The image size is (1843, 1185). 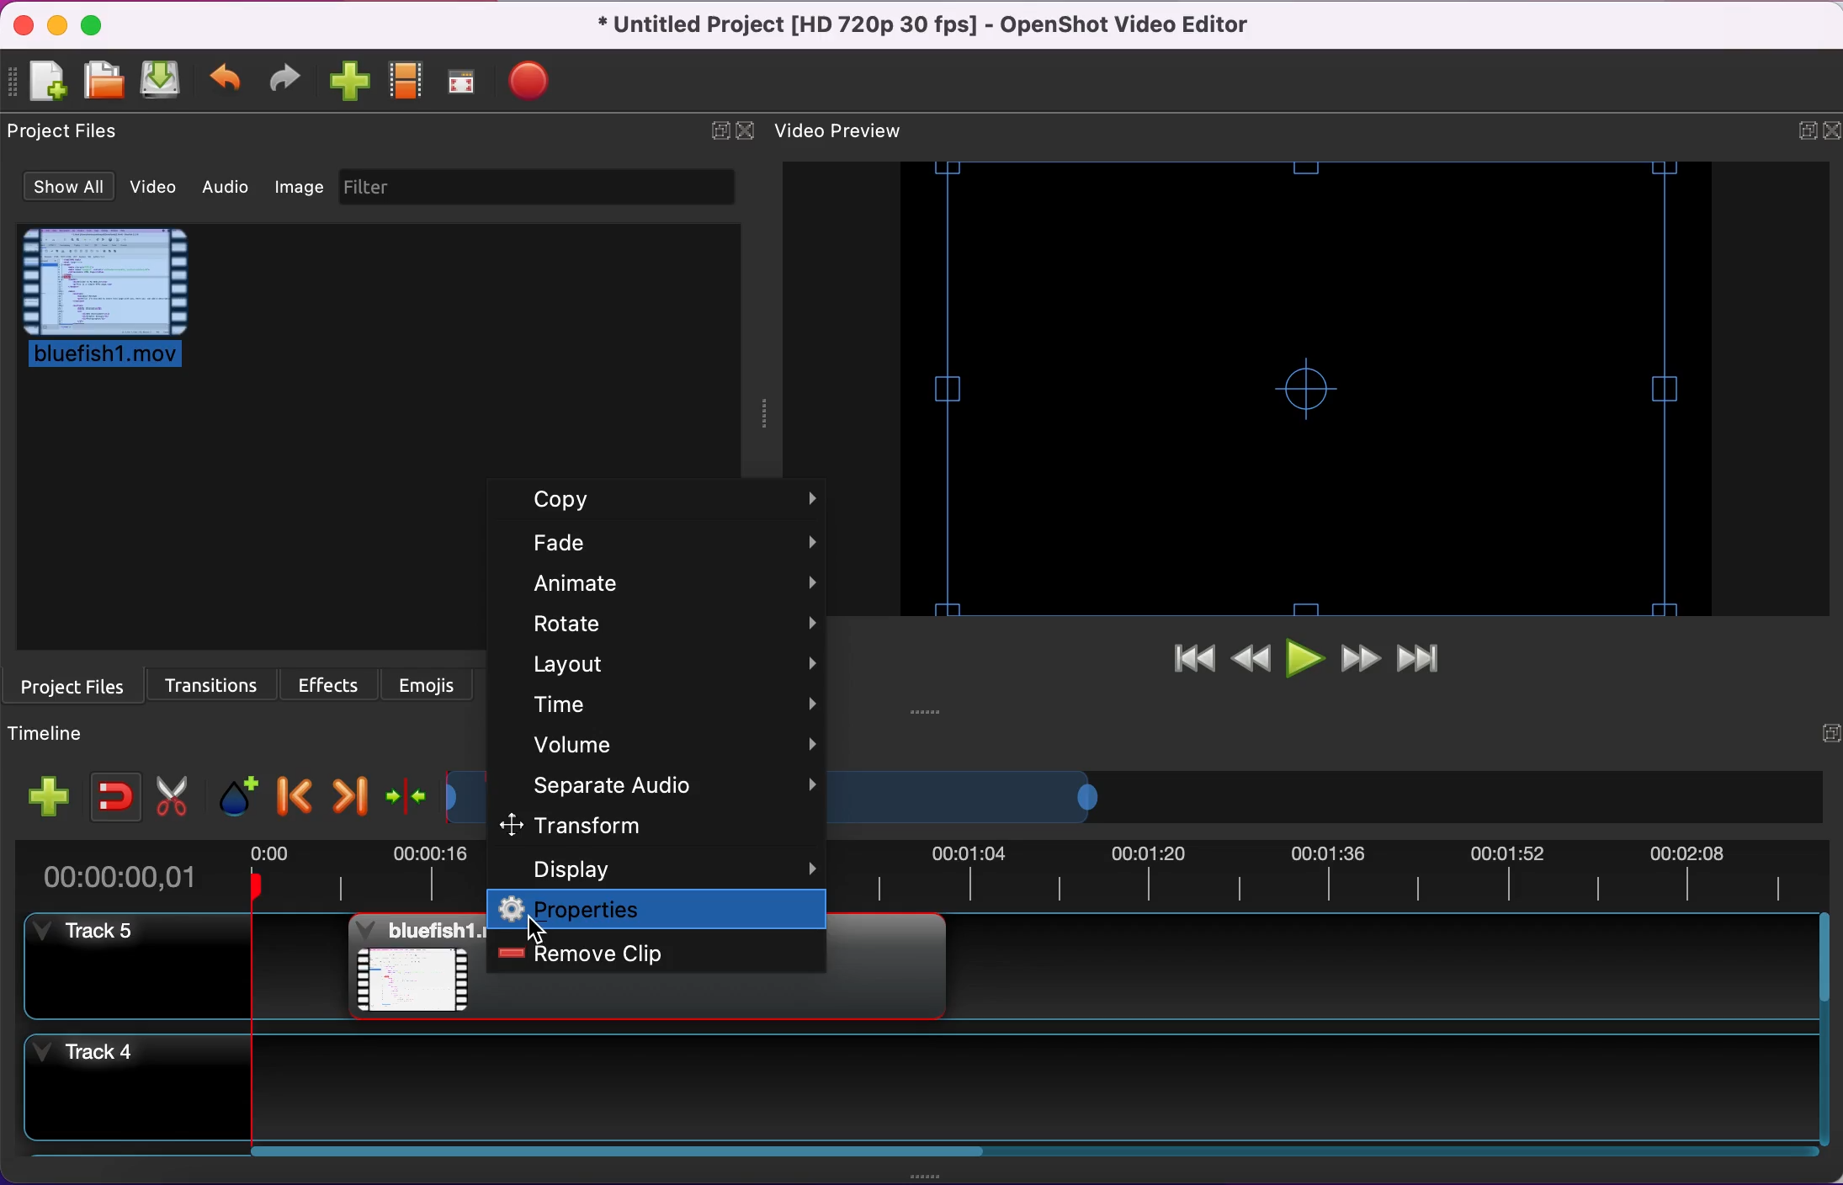 I want to click on separate audio, so click(x=667, y=786).